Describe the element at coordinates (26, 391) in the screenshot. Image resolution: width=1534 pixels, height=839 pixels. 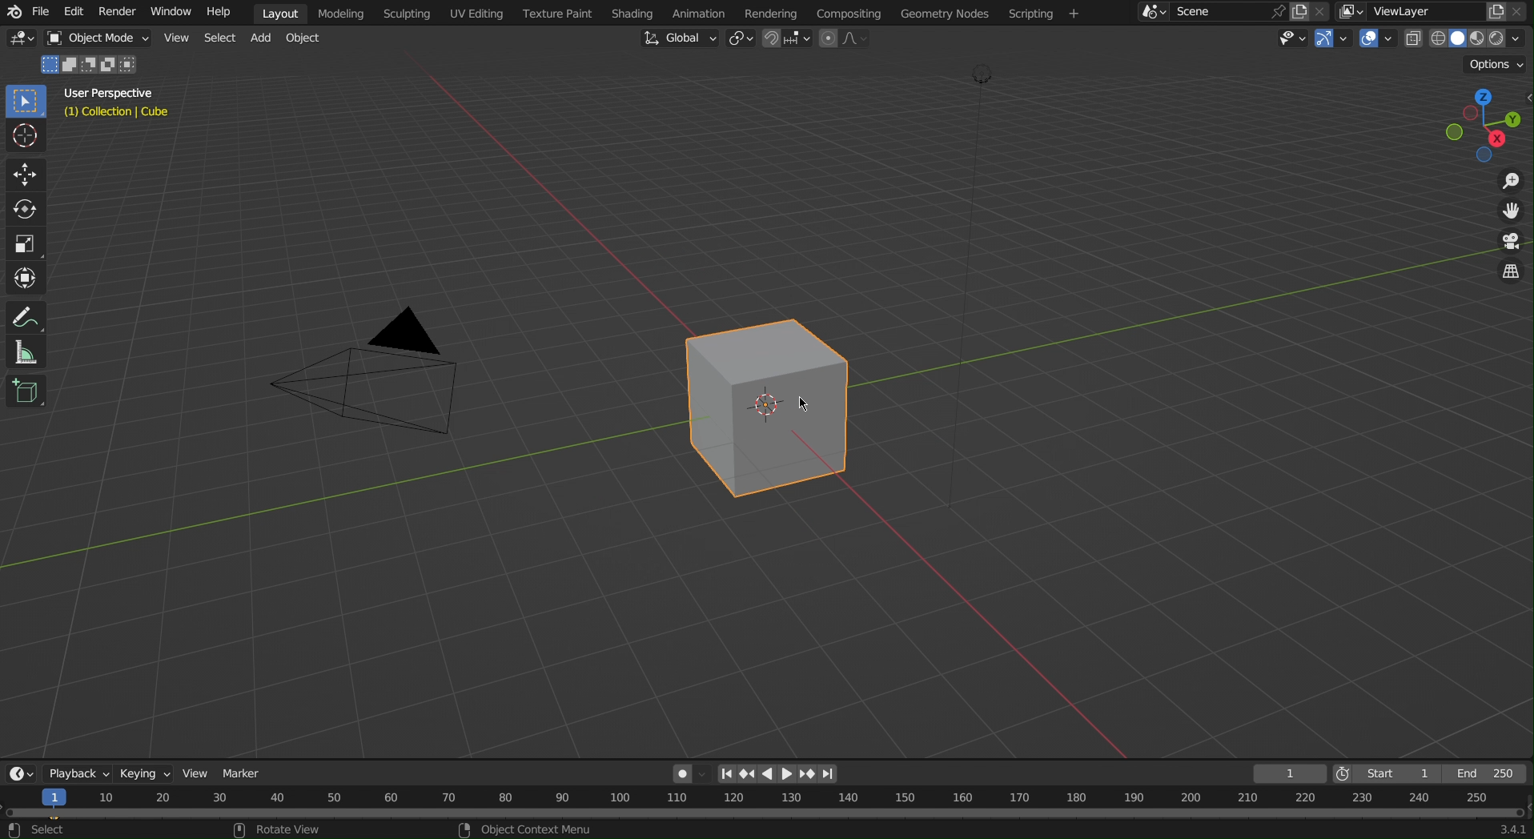
I see `Add Cube` at that location.